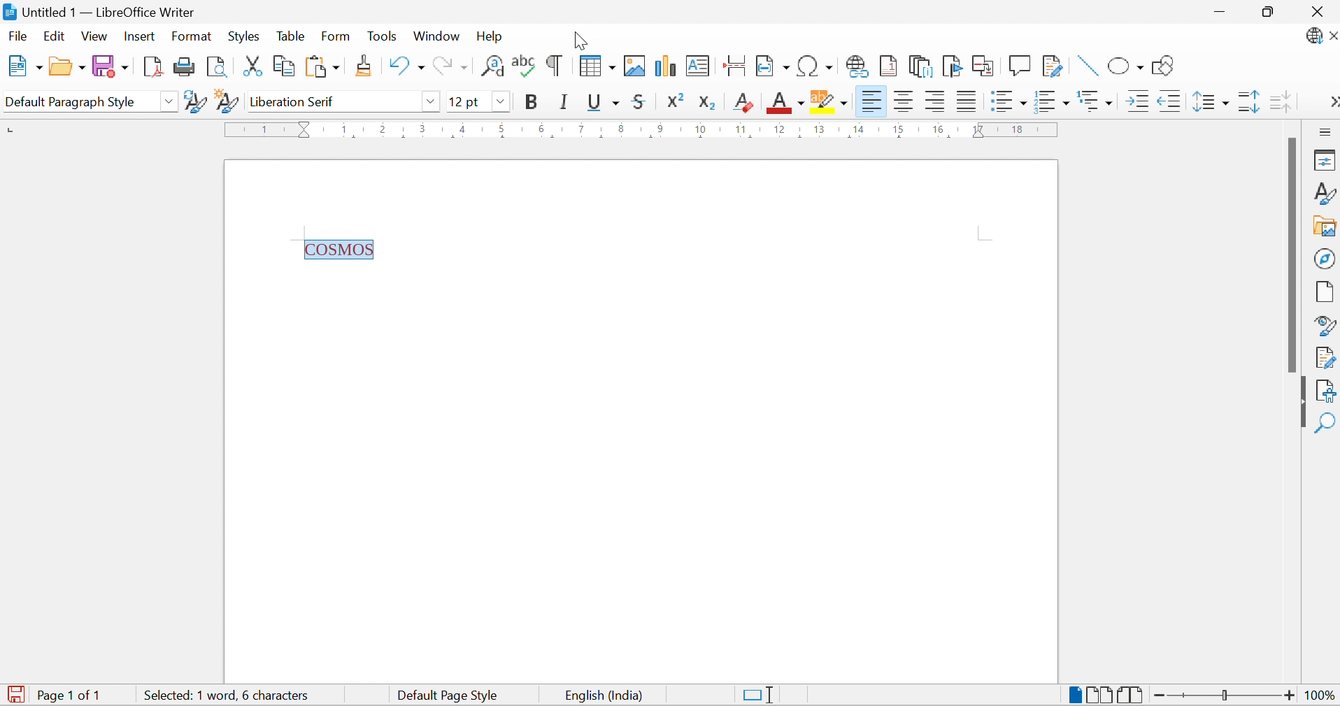 The width and height of the screenshot is (1340, 706). I want to click on Format, so click(192, 37).